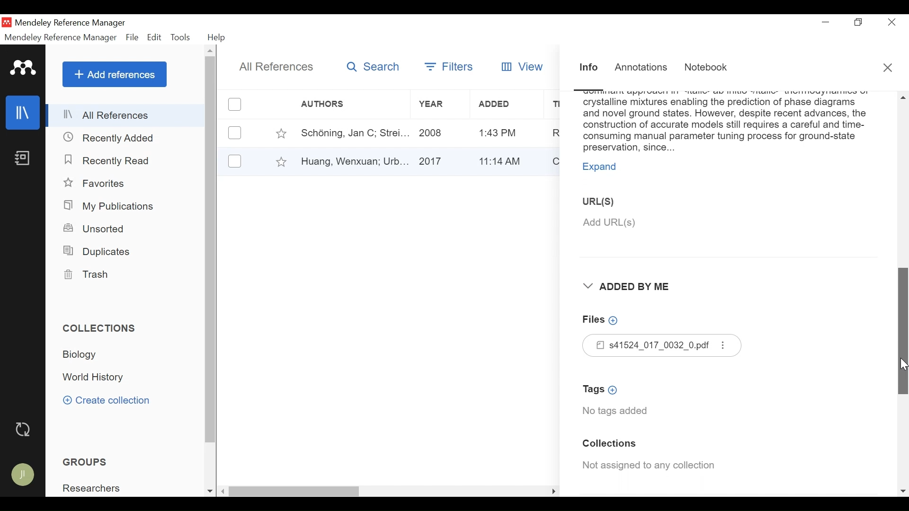 Image resolution: width=909 pixels, height=511 pixels. Describe the element at coordinates (893, 22) in the screenshot. I see `Close` at that location.